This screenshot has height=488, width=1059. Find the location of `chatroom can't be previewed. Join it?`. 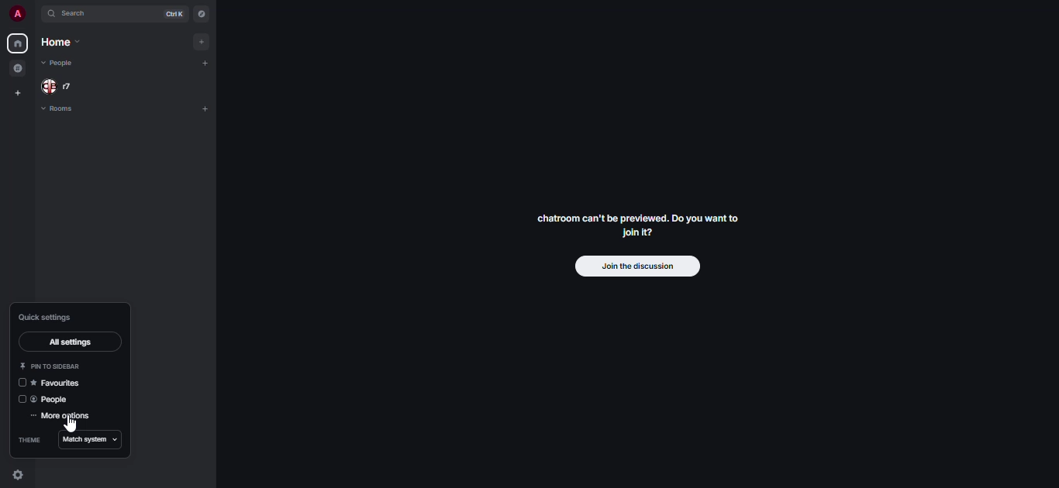

chatroom can't be previewed. Join it? is located at coordinates (640, 224).